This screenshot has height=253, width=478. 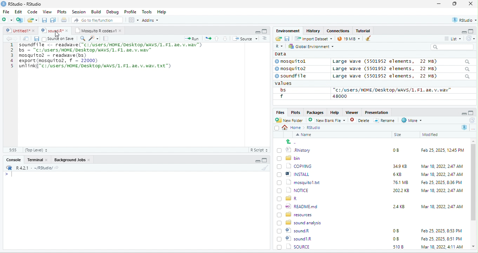 What do you see at coordinates (62, 12) in the screenshot?
I see `Plots` at bounding box center [62, 12].